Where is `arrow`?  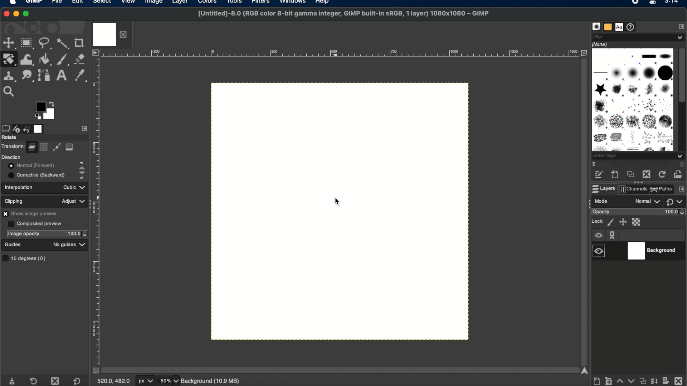 arrow is located at coordinates (53, 103).